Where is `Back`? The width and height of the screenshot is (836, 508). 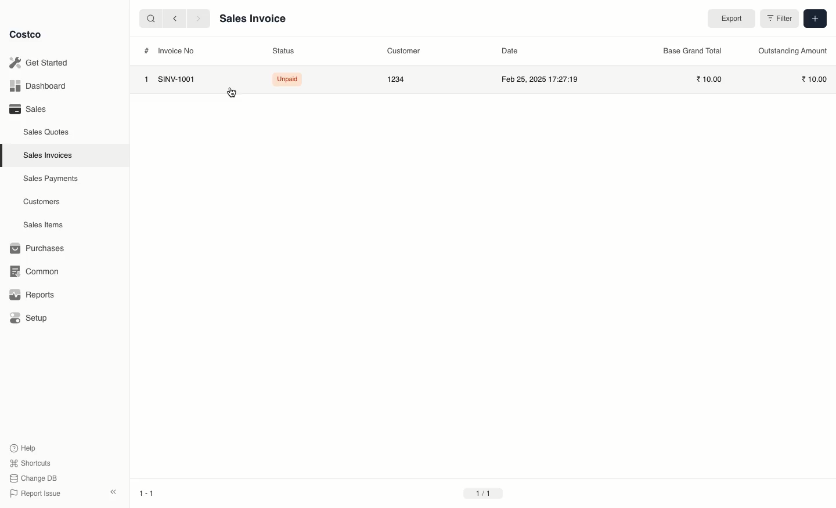 Back is located at coordinates (172, 20).